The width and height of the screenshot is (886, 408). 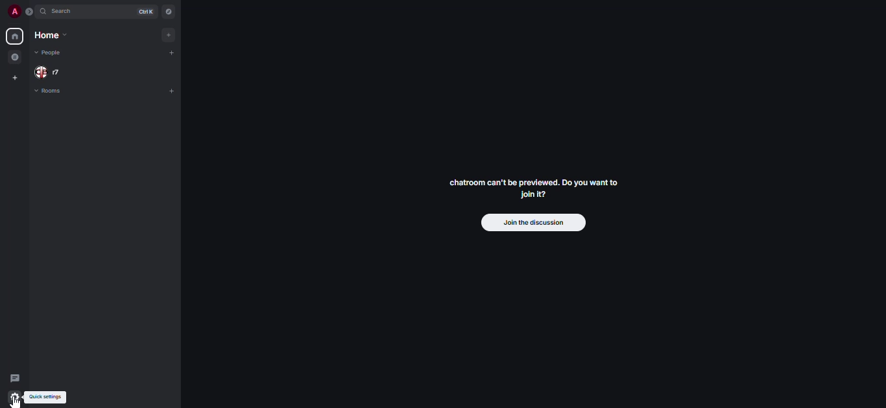 What do you see at coordinates (167, 34) in the screenshot?
I see `add` at bounding box center [167, 34].